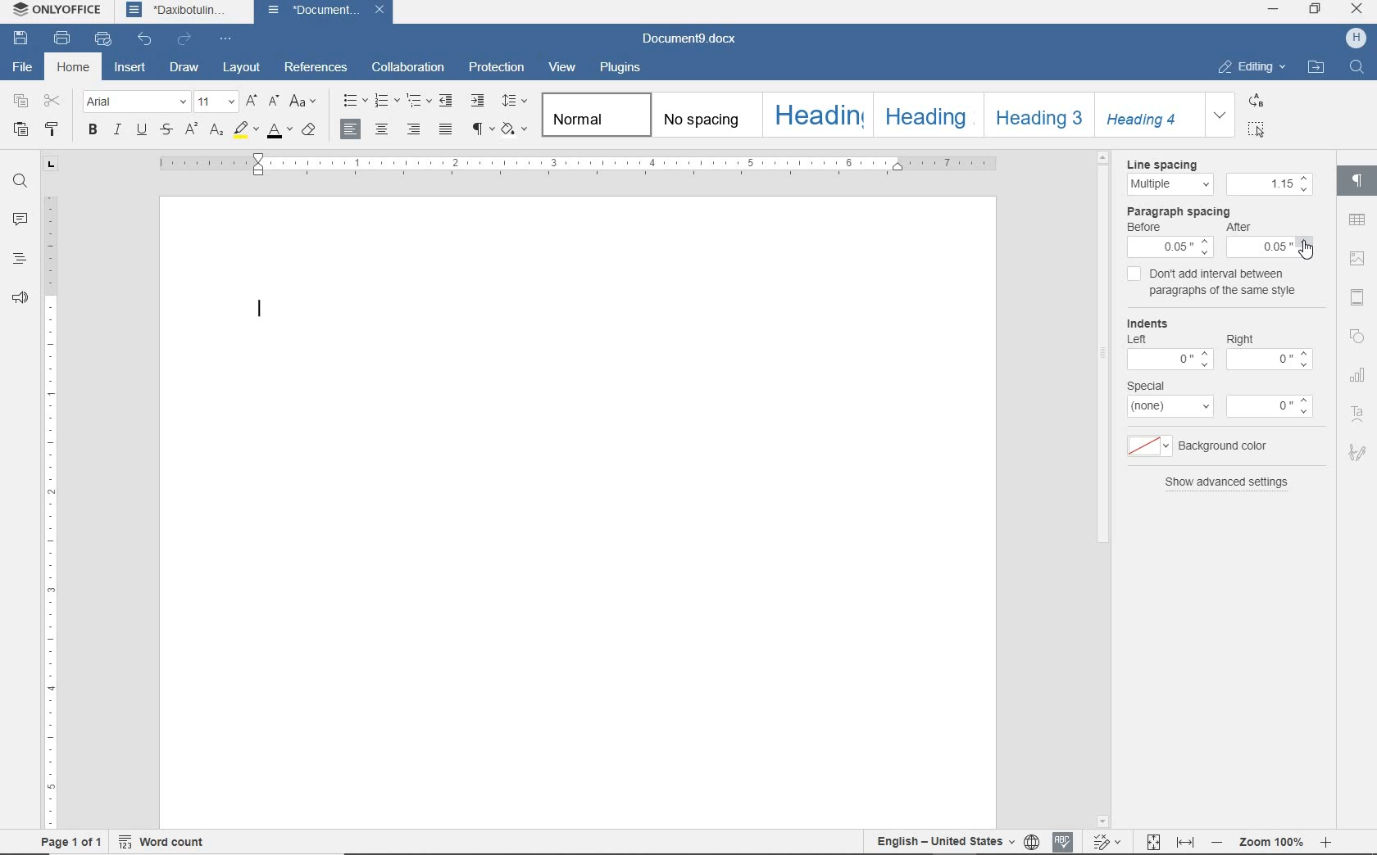 The image size is (1377, 855). I want to click on decrease indent, so click(446, 102).